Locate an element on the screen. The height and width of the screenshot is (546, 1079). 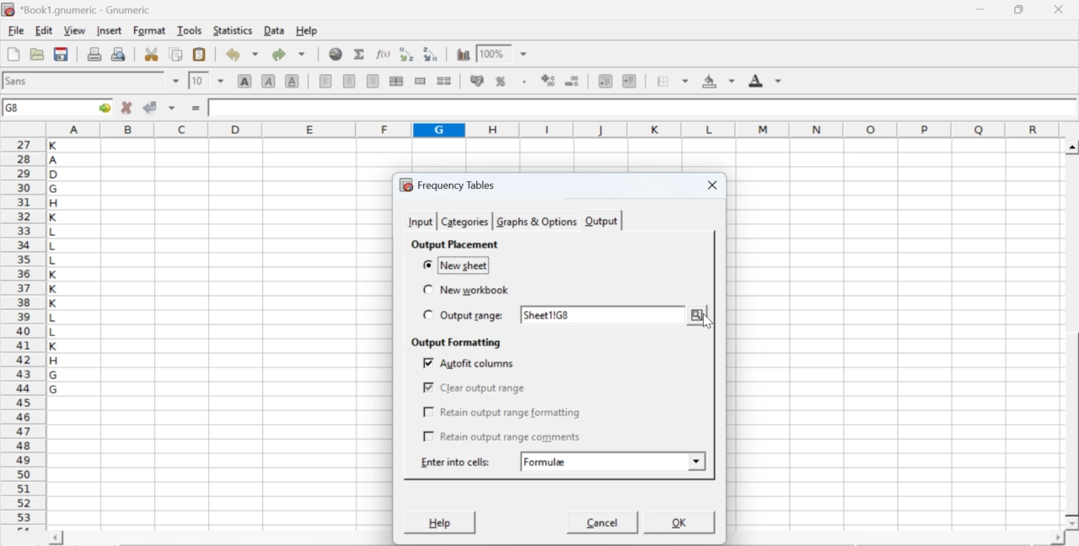
center horizontally is located at coordinates (396, 81).